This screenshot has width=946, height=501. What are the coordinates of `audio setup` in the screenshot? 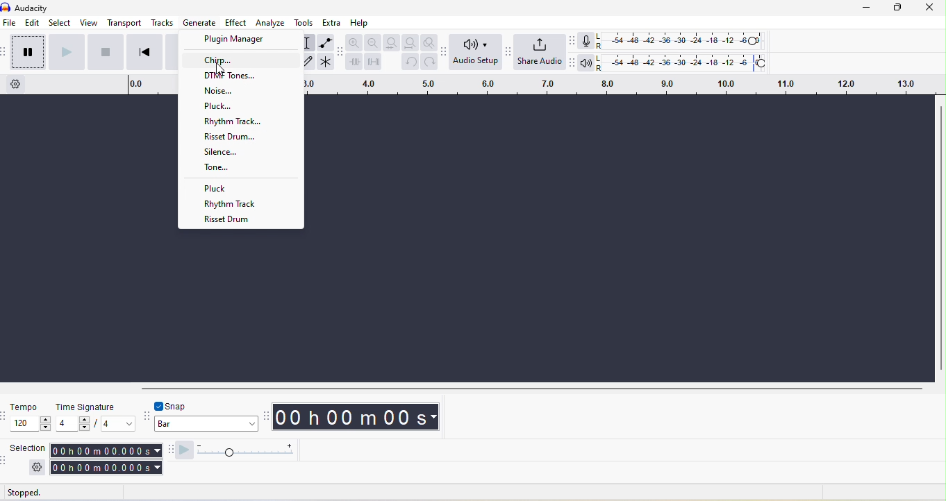 It's located at (477, 53).